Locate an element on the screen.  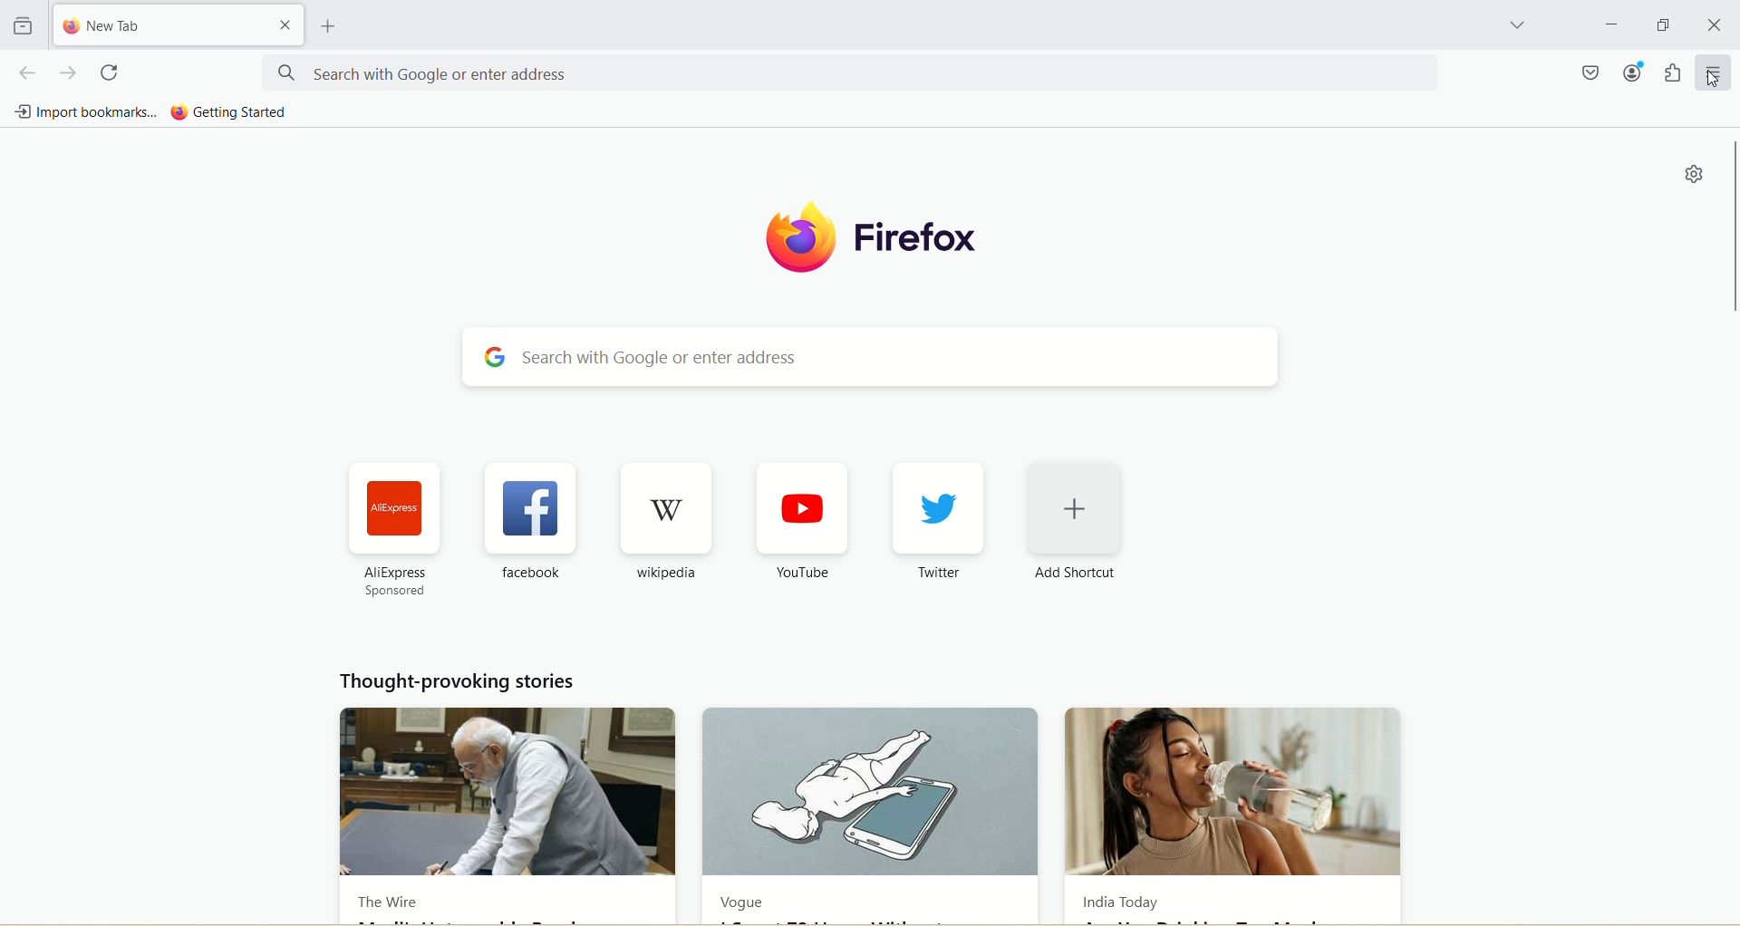
wikipedia is located at coordinates (664, 573).